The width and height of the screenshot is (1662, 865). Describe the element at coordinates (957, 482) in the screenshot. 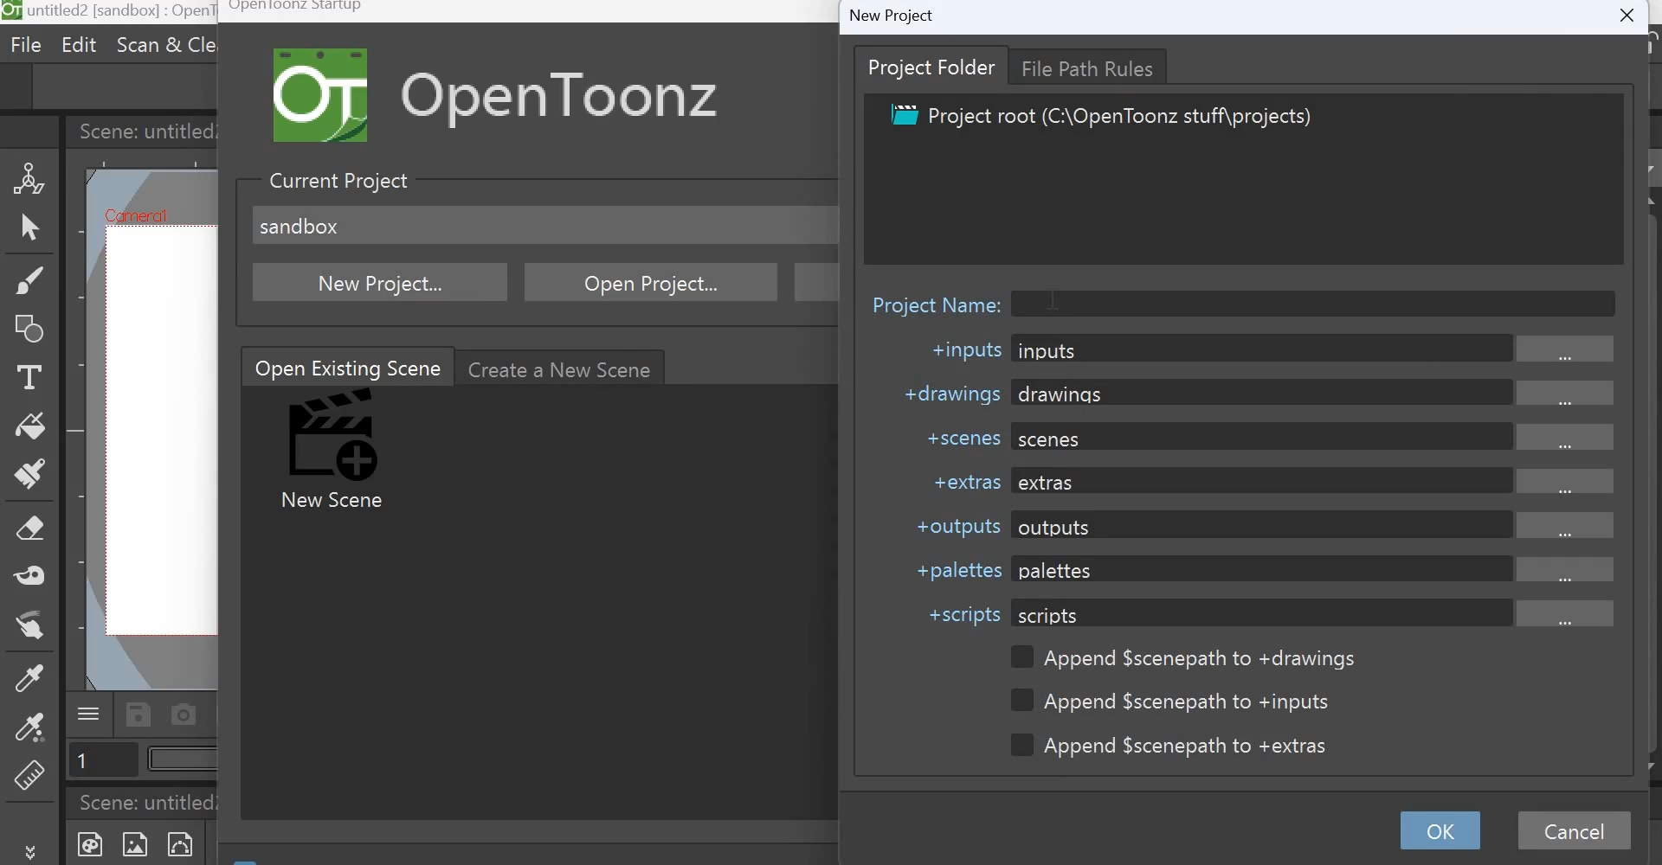

I see `+extras` at that location.